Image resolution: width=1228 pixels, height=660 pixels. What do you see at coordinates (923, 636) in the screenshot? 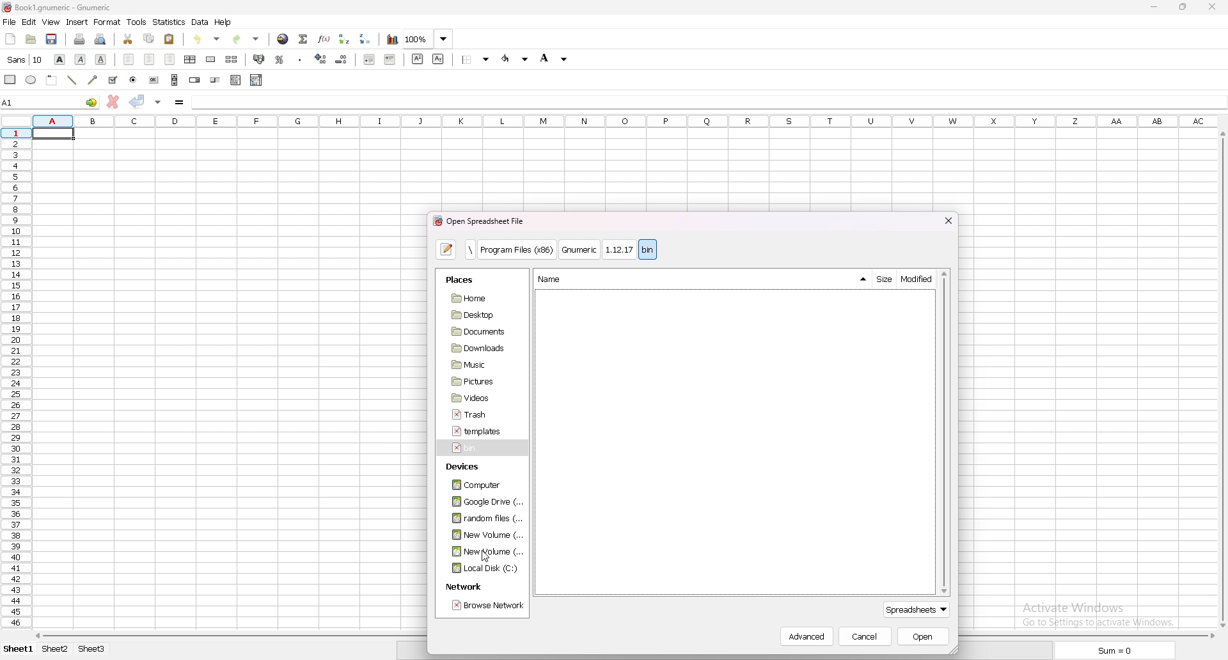
I see `open` at bounding box center [923, 636].